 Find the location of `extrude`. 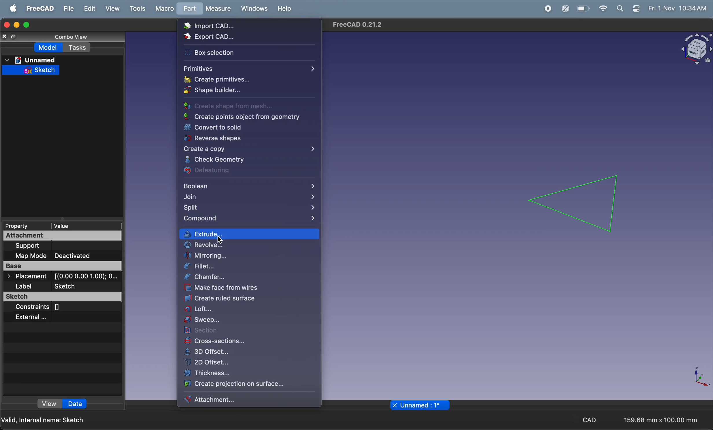

extrude is located at coordinates (250, 234).